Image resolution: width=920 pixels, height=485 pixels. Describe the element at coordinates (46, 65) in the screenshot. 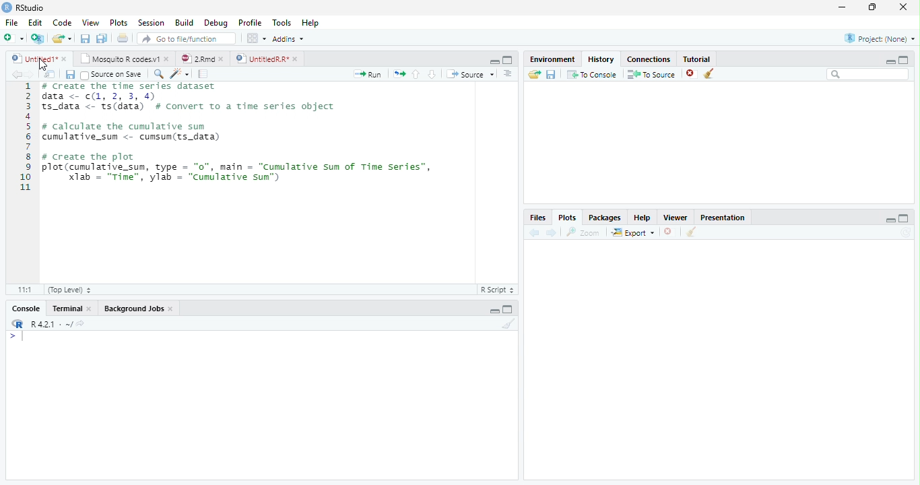

I see `Cursor` at that location.